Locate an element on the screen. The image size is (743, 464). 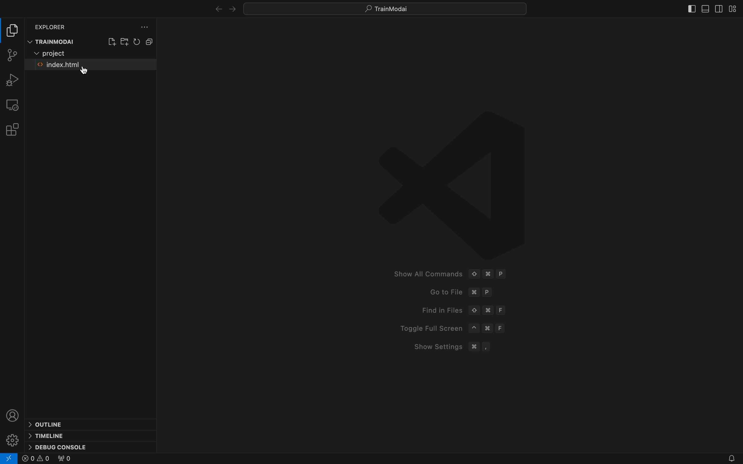
explorer is located at coordinates (52, 26).